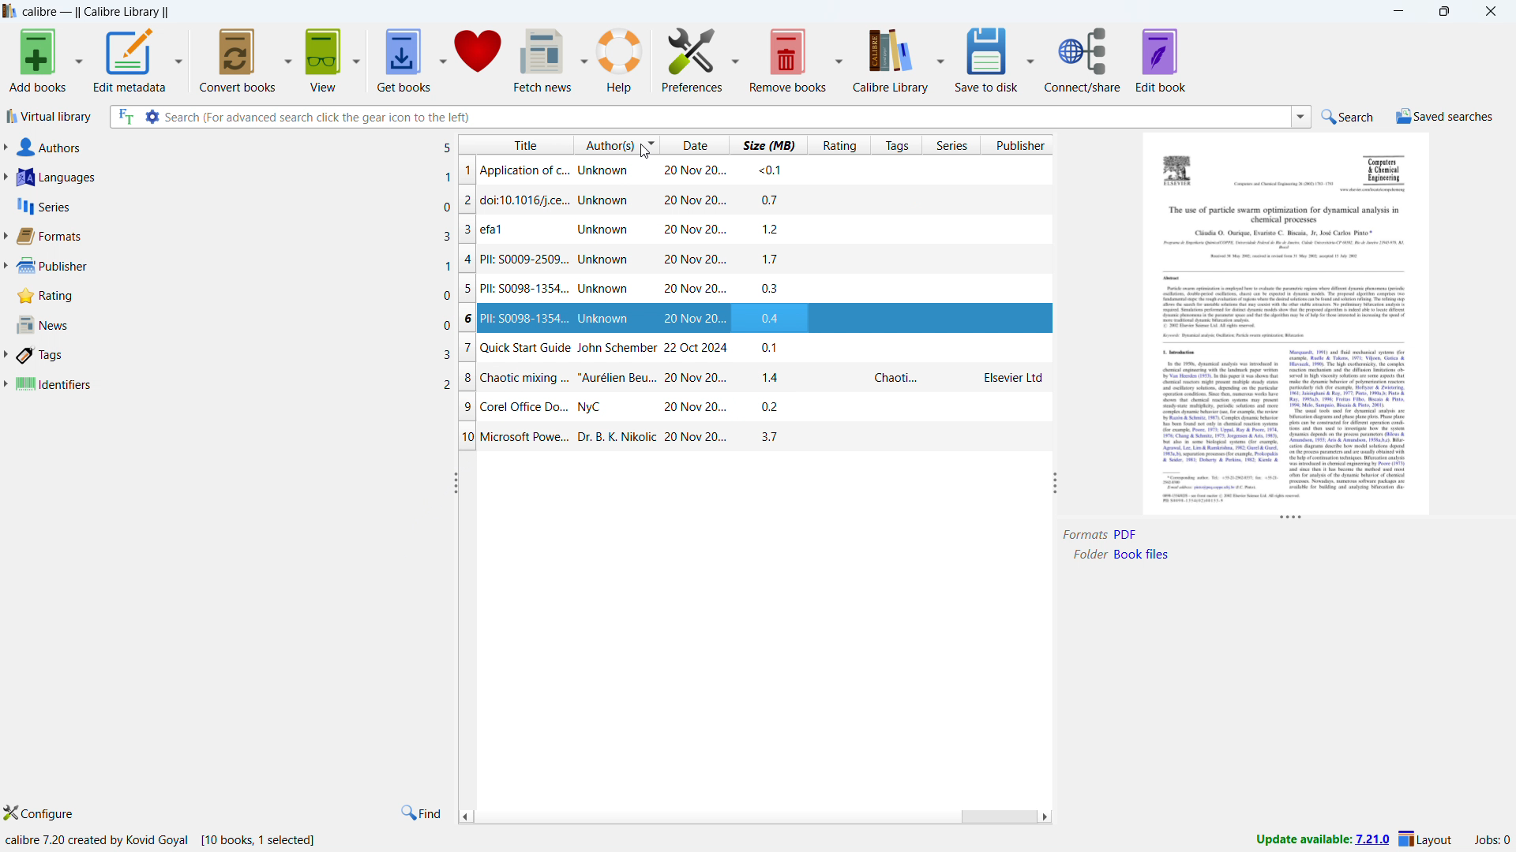 The width and height of the screenshot is (1516, 852). What do you see at coordinates (478, 60) in the screenshot?
I see `donate calibre` at bounding box center [478, 60].